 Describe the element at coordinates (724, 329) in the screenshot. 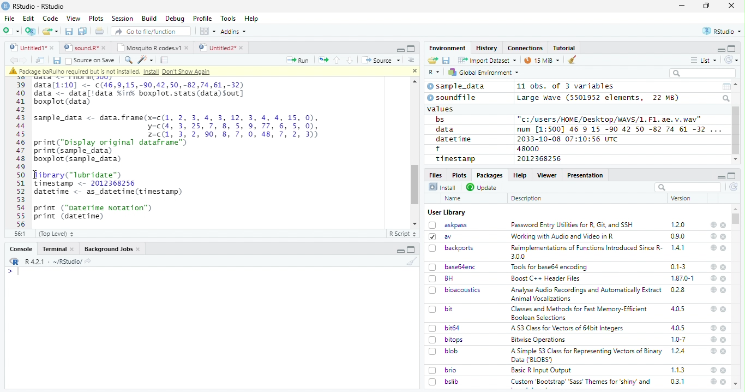

I see `close` at that location.